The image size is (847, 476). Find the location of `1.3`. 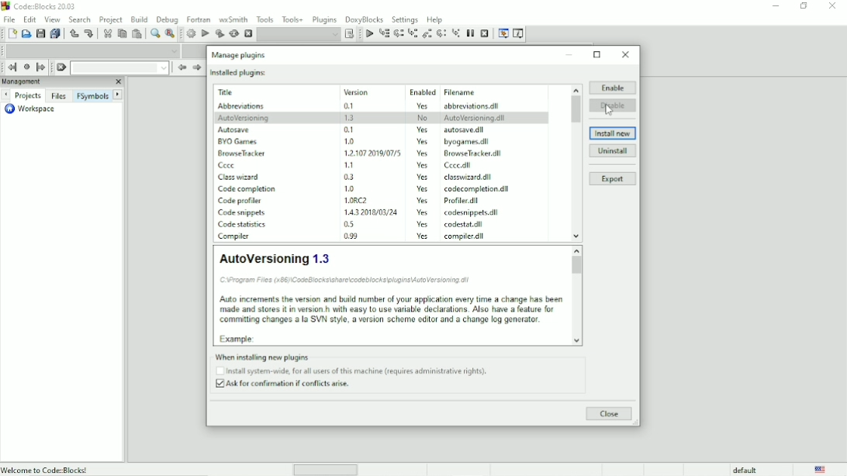

1.3 is located at coordinates (350, 117).